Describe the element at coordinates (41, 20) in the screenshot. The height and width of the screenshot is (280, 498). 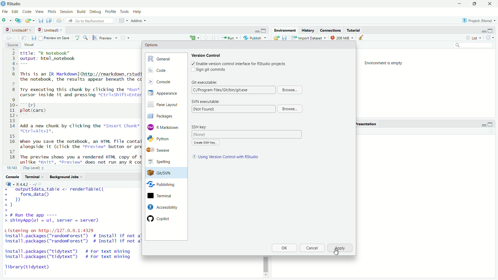
I see `save current document` at that location.